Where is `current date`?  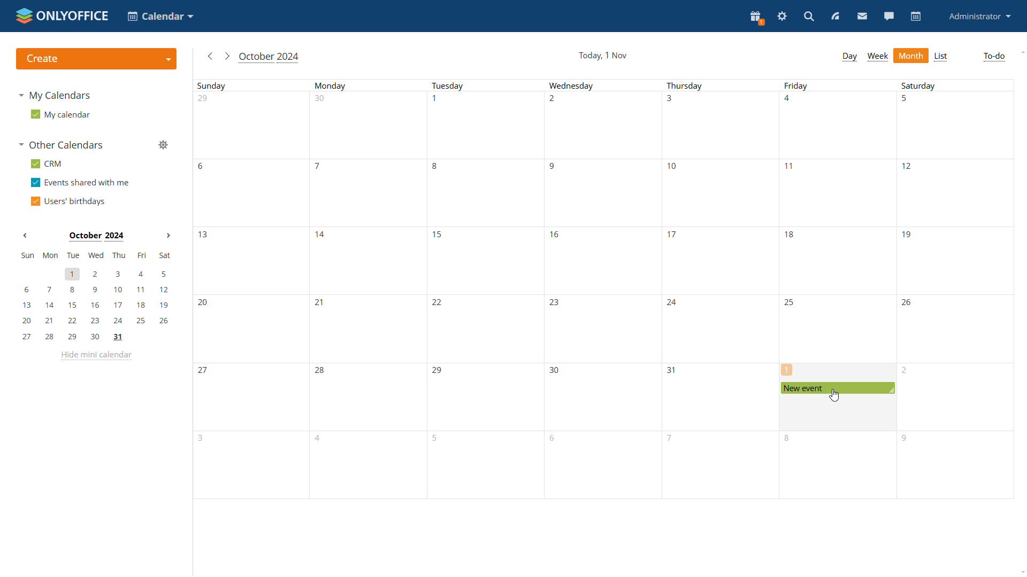 current date is located at coordinates (602, 55).